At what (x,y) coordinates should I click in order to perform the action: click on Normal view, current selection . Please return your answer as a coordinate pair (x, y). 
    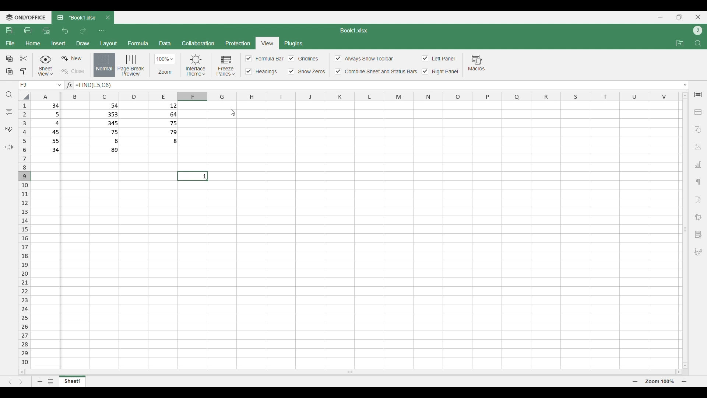
    Looking at the image, I should click on (104, 65).